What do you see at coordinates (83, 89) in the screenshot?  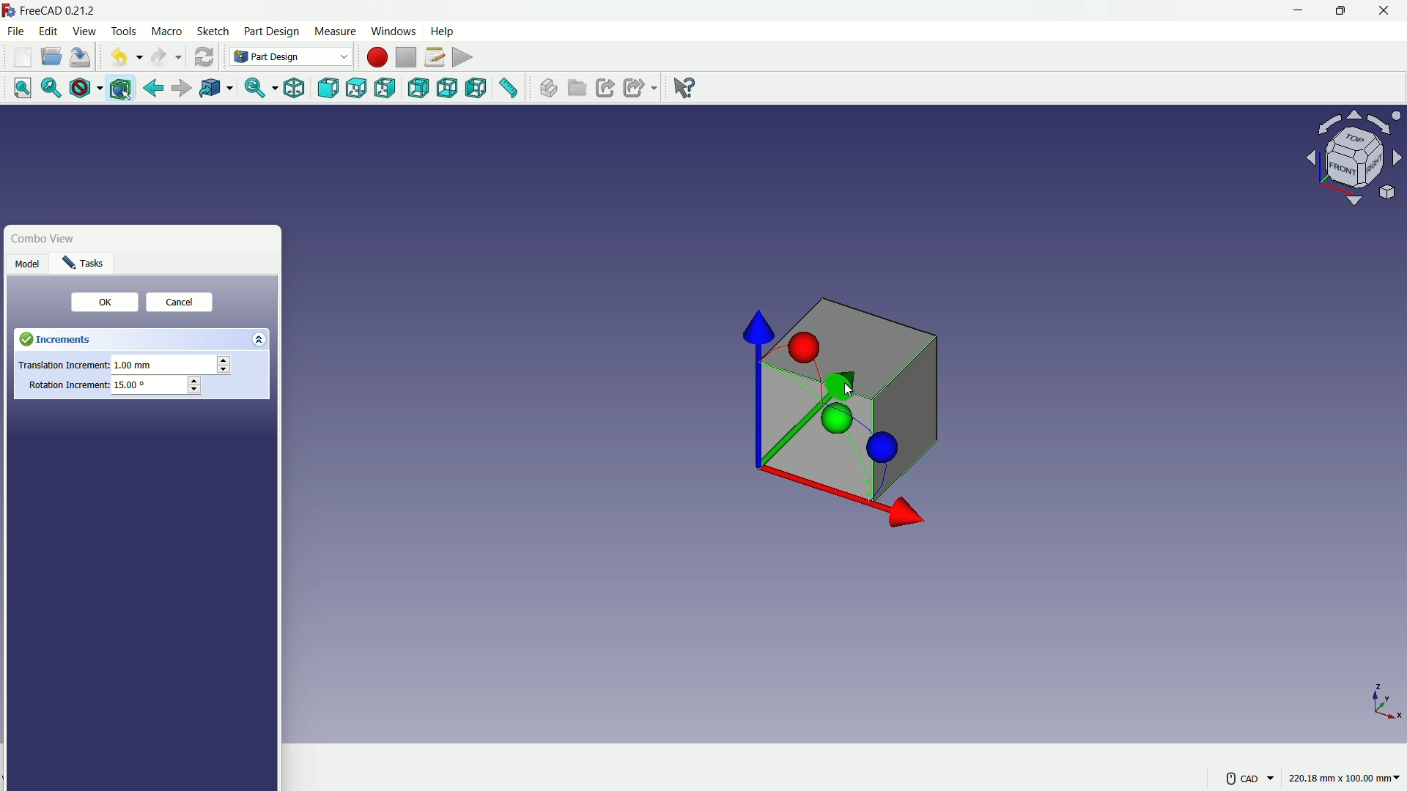 I see `draw style` at bounding box center [83, 89].